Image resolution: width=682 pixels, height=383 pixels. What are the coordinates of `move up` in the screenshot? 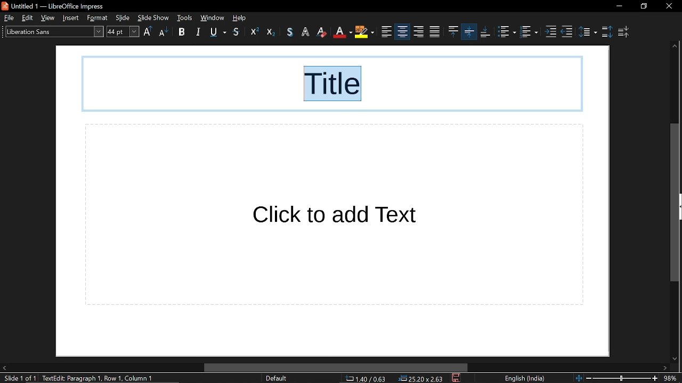 It's located at (674, 47).